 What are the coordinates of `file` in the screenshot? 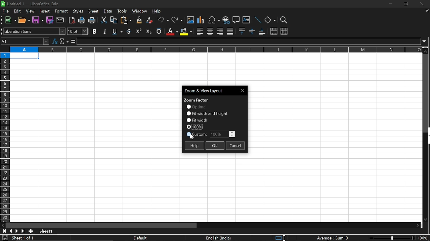 It's located at (6, 11).